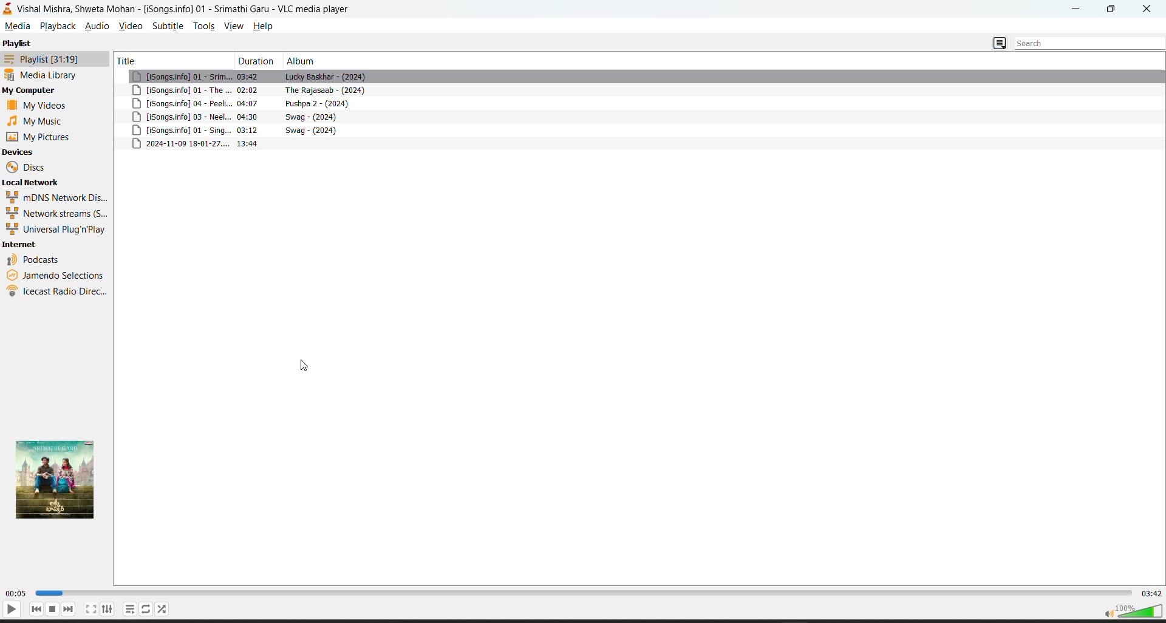  I want to click on previous, so click(36, 610).